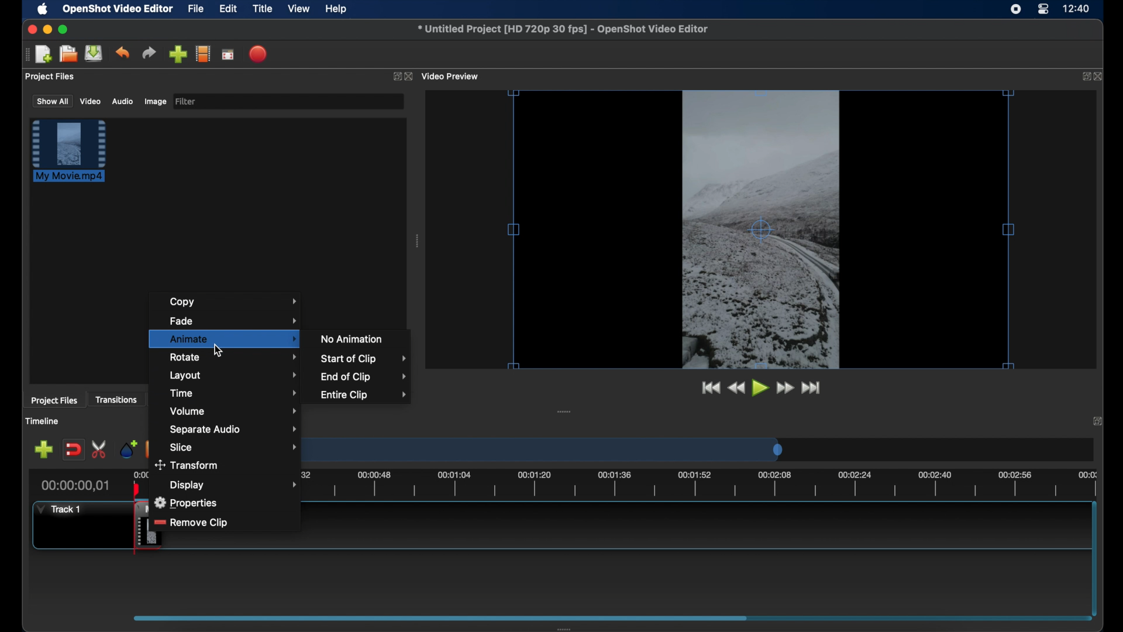 This screenshot has width=1123, height=632. I want to click on timeline, so click(44, 422).